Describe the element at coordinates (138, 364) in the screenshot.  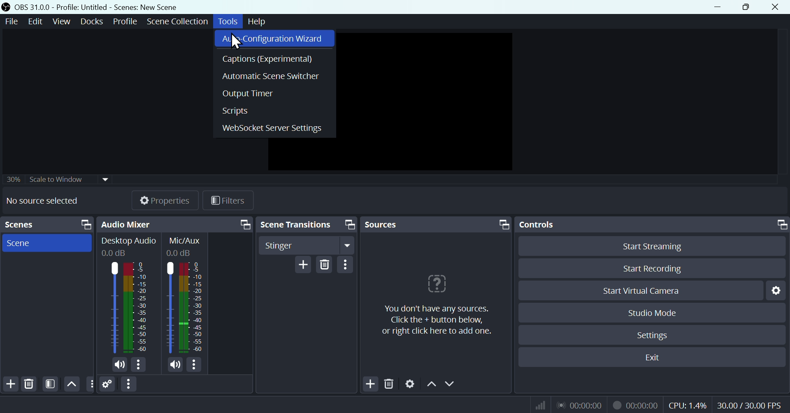
I see `options` at that location.